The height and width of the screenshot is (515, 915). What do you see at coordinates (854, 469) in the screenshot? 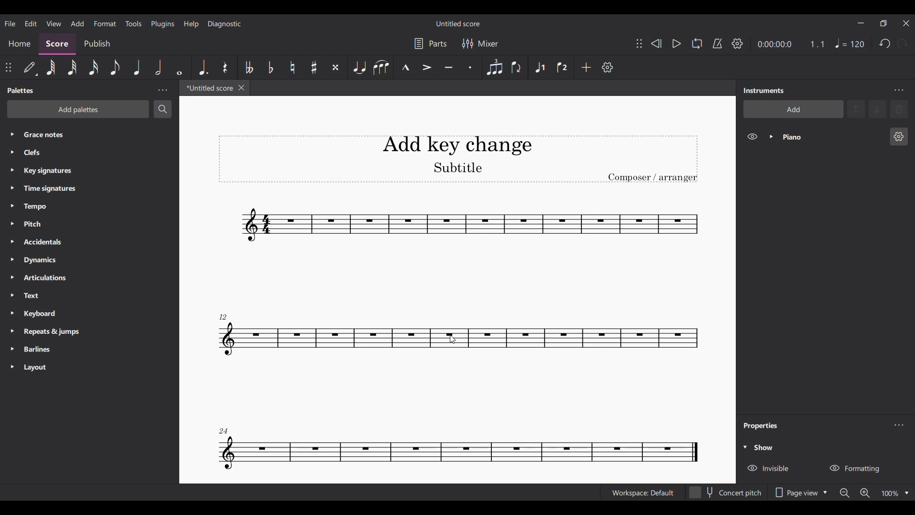
I see `Show/Hide Formatting ` at bounding box center [854, 469].